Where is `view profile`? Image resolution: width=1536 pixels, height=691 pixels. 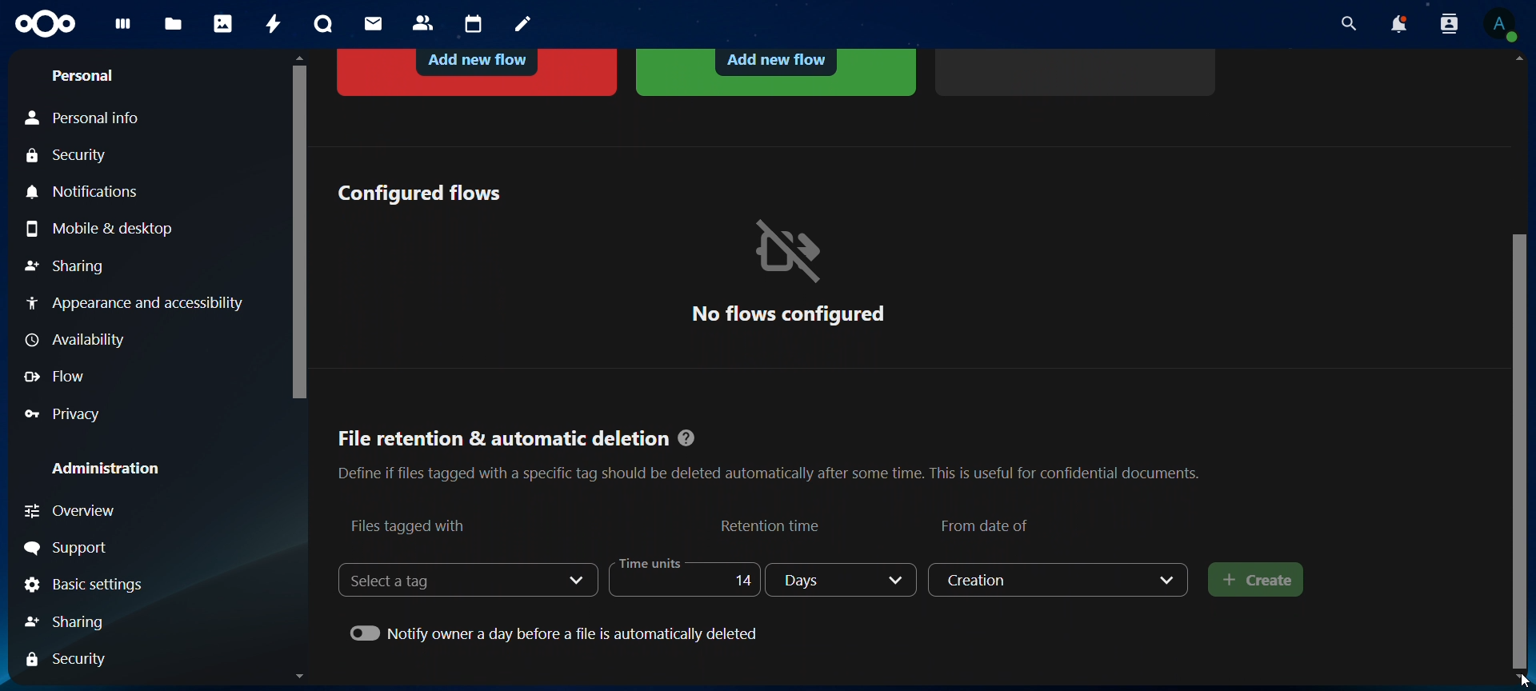 view profile is located at coordinates (1500, 24).